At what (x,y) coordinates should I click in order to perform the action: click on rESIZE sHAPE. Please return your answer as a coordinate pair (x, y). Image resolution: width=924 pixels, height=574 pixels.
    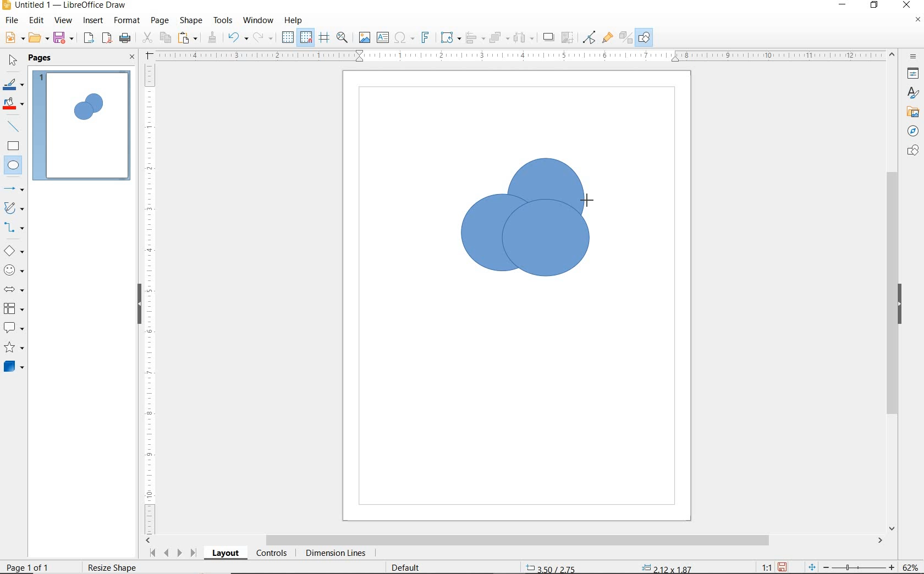
    Looking at the image, I should click on (111, 567).